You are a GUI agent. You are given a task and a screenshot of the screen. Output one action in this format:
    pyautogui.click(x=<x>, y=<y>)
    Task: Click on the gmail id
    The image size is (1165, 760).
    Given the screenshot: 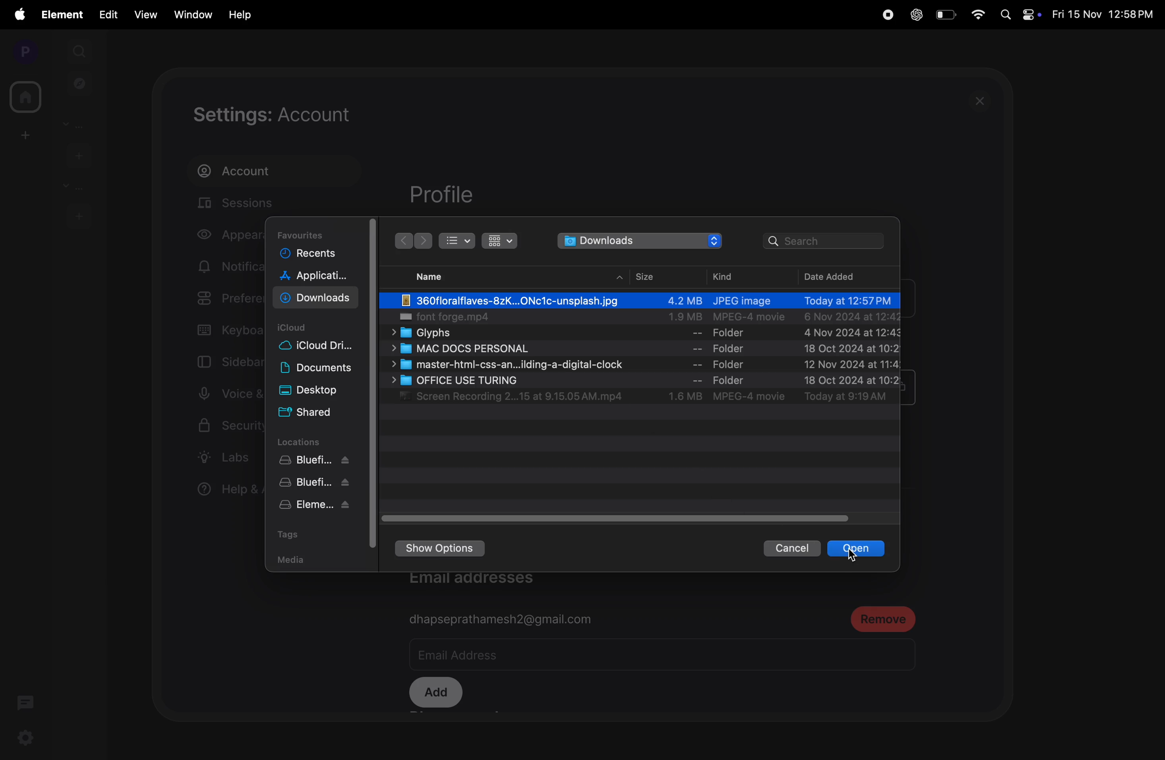 What is the action you would take?
    pyautogui.click(x=503, y=619)
    